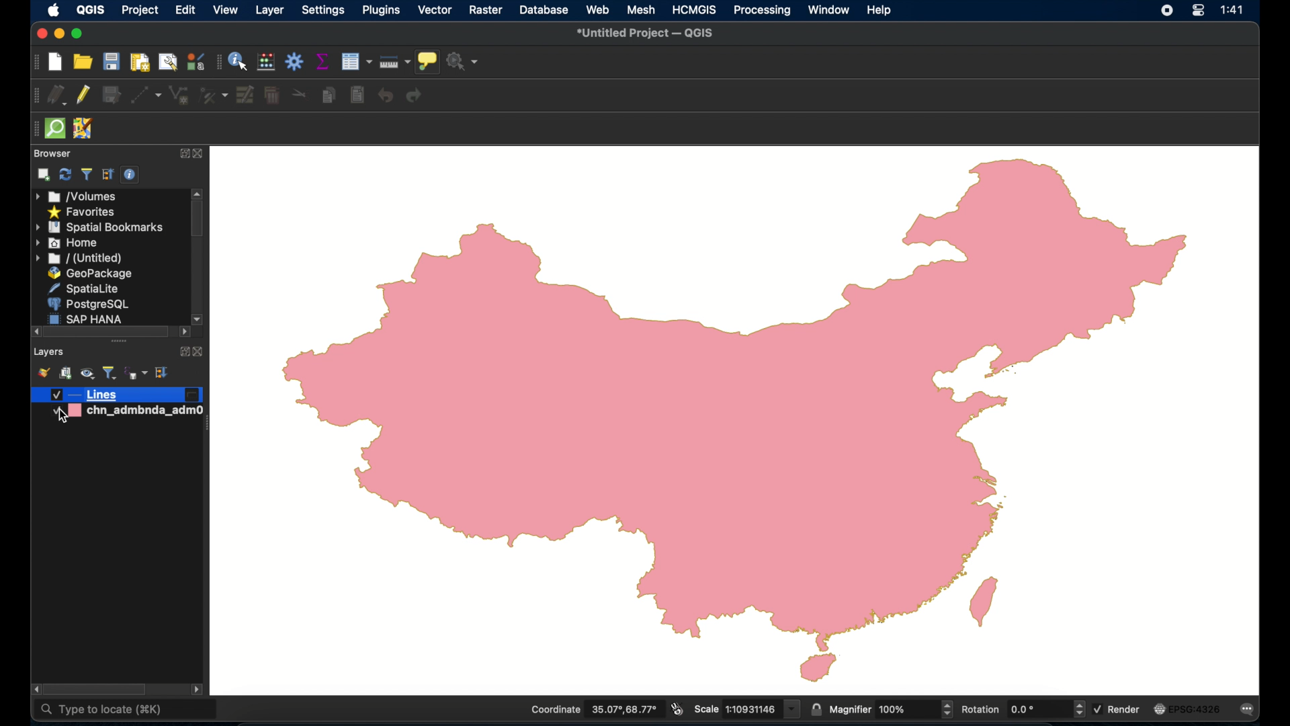  What do you see at coordinates (246, 95) in the screenshot?
I see `modify attributes` at bounding box center [246, 95].